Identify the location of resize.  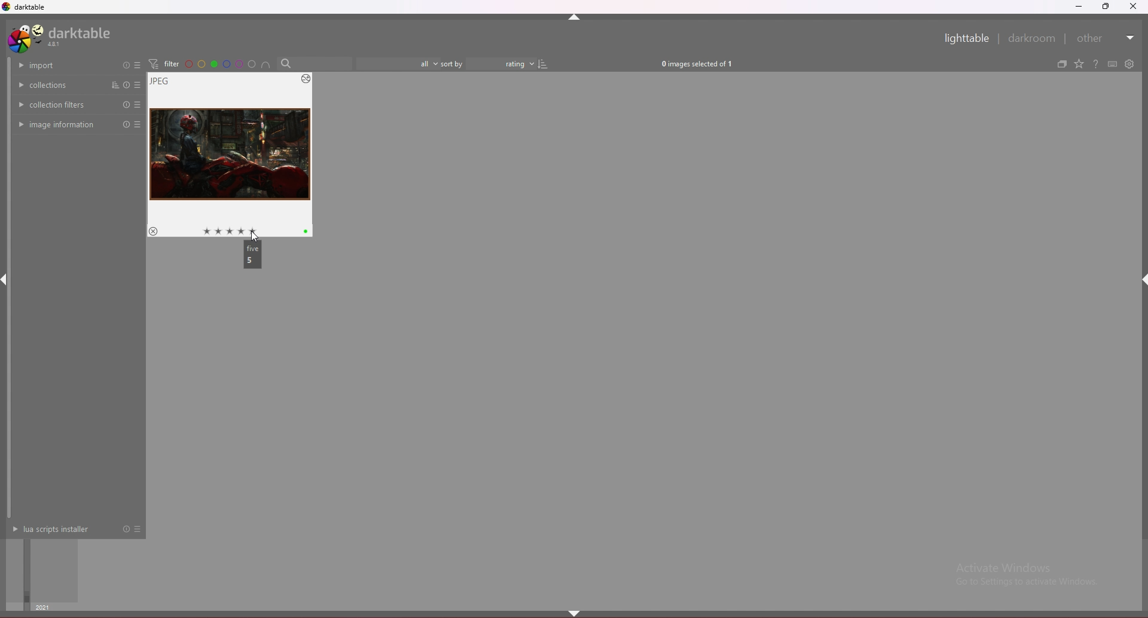
(1107, 7).